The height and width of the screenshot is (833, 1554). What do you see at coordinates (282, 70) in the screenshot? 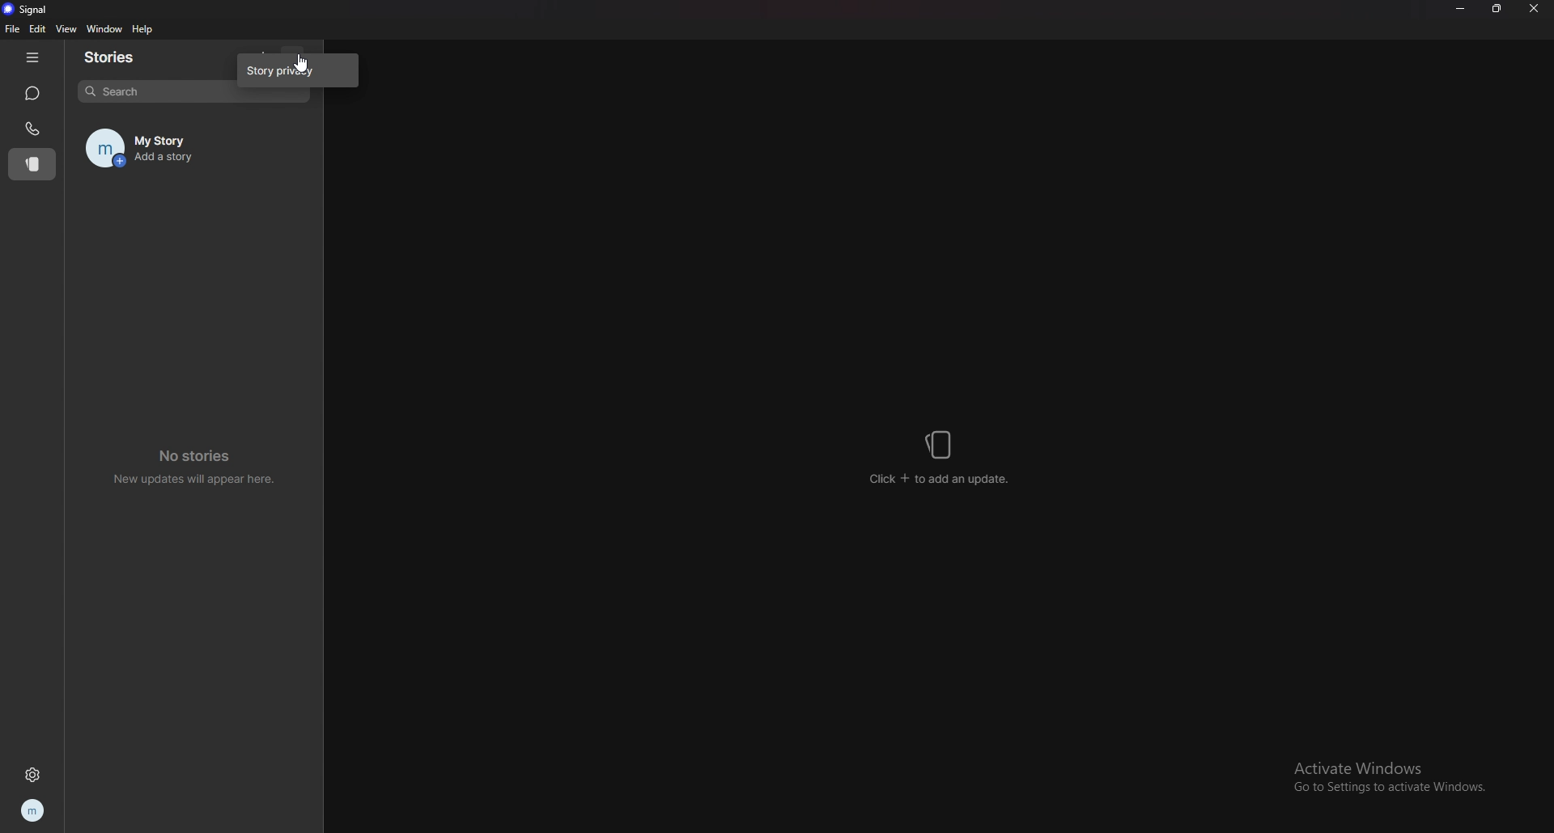
I see `story privacy` at bounding box center [282, 70].